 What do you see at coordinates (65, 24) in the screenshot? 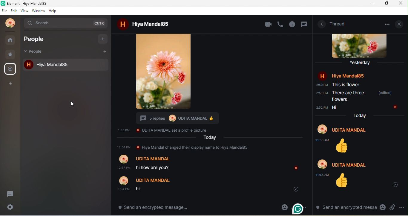
I see `search` at bounding box center [65, 24].